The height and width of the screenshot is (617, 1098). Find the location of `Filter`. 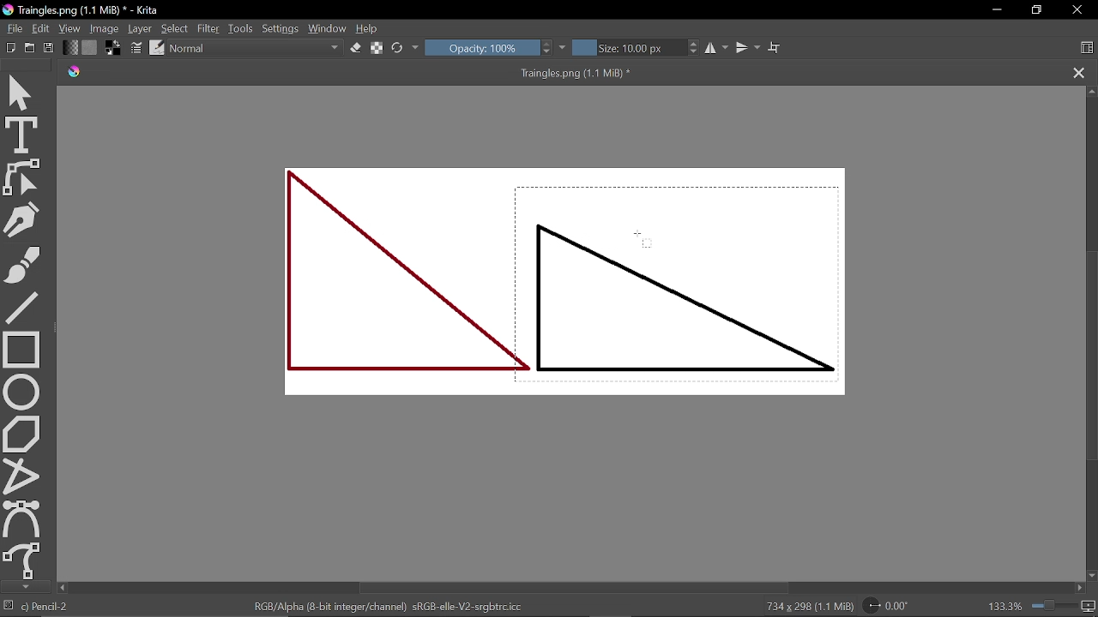

Filter is located at coordinates (210, 27).